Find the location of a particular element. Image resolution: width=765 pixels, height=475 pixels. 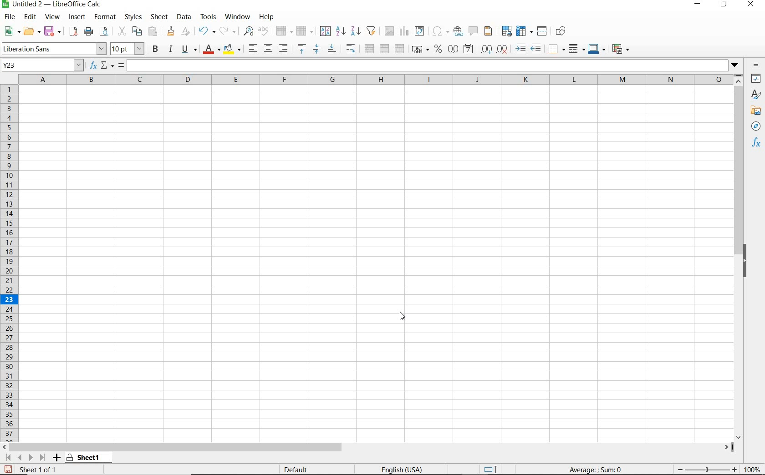

CENTER VERTICALLY is located at coordinates (317, 50).